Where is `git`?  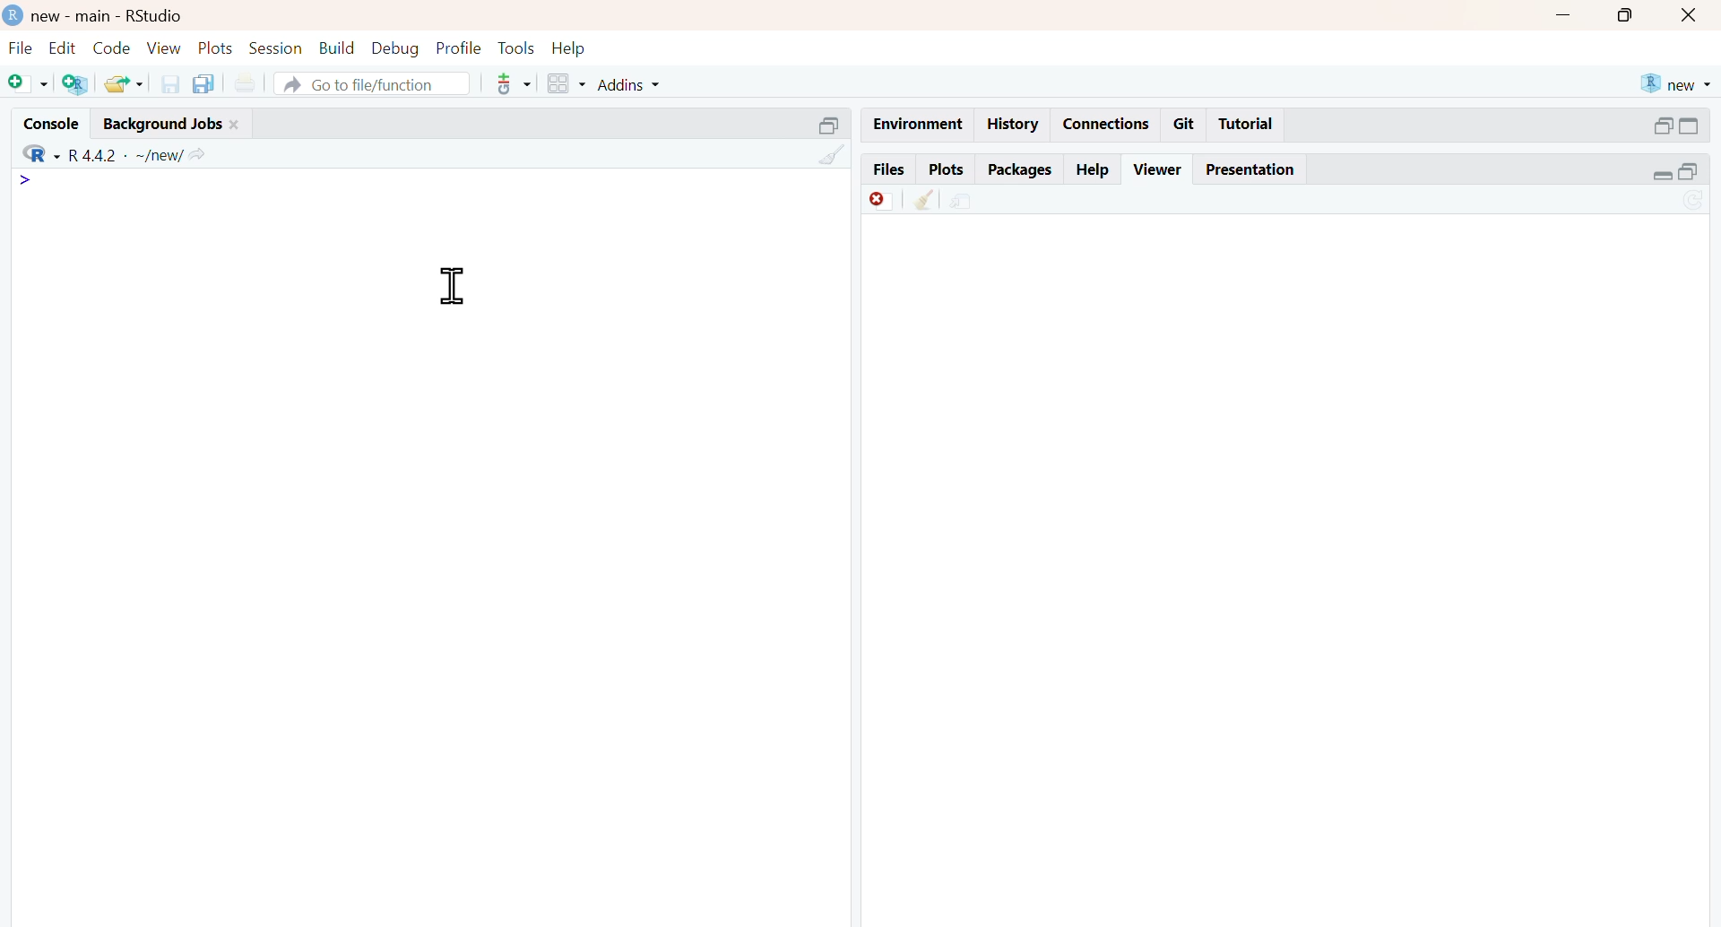
git is located at coordinates (1185, 124).